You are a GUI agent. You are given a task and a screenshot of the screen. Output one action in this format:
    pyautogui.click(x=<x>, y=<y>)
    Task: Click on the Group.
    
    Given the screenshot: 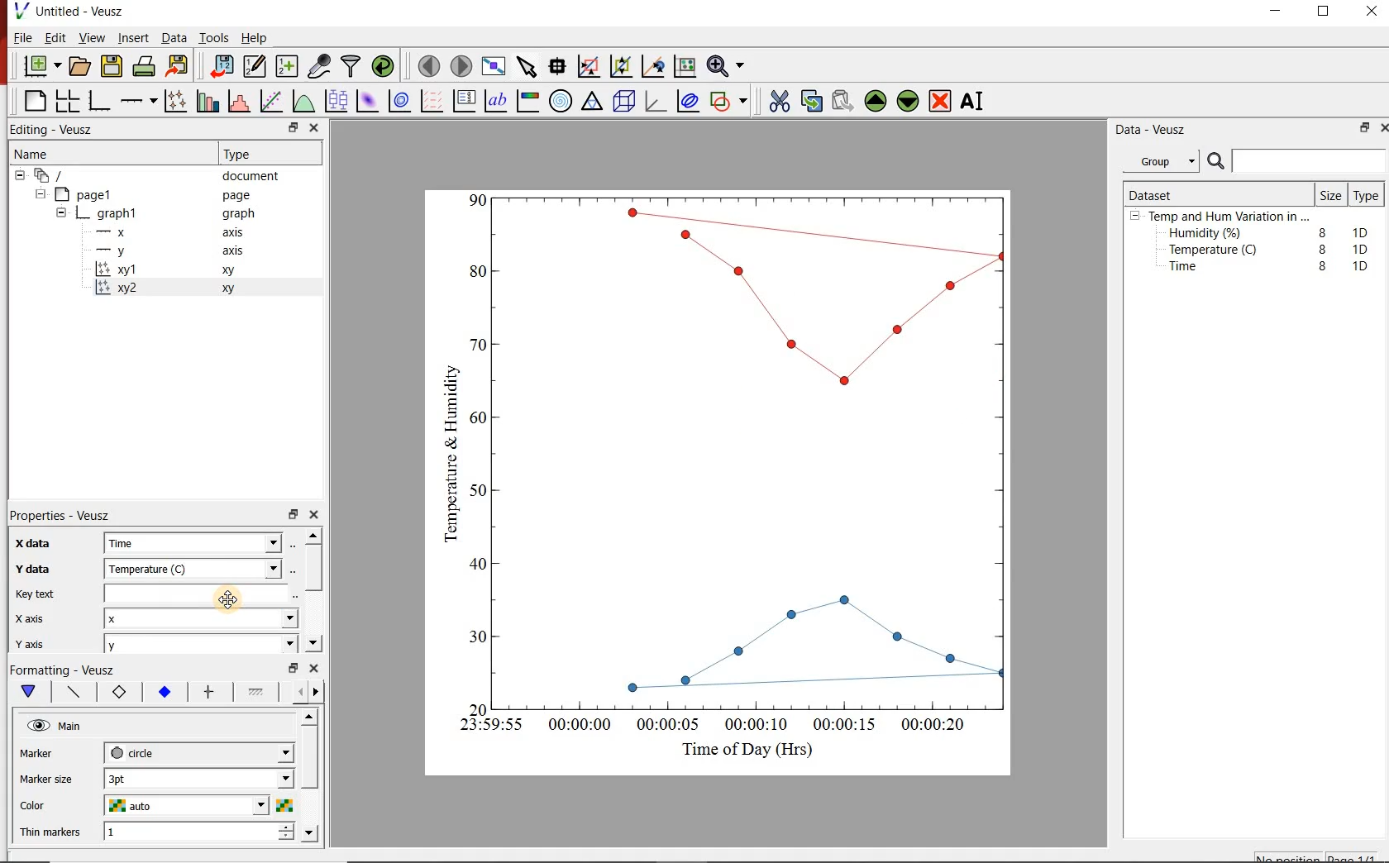 What is the action you would take?
    pyautogui.click(x=1164, y=158)
    